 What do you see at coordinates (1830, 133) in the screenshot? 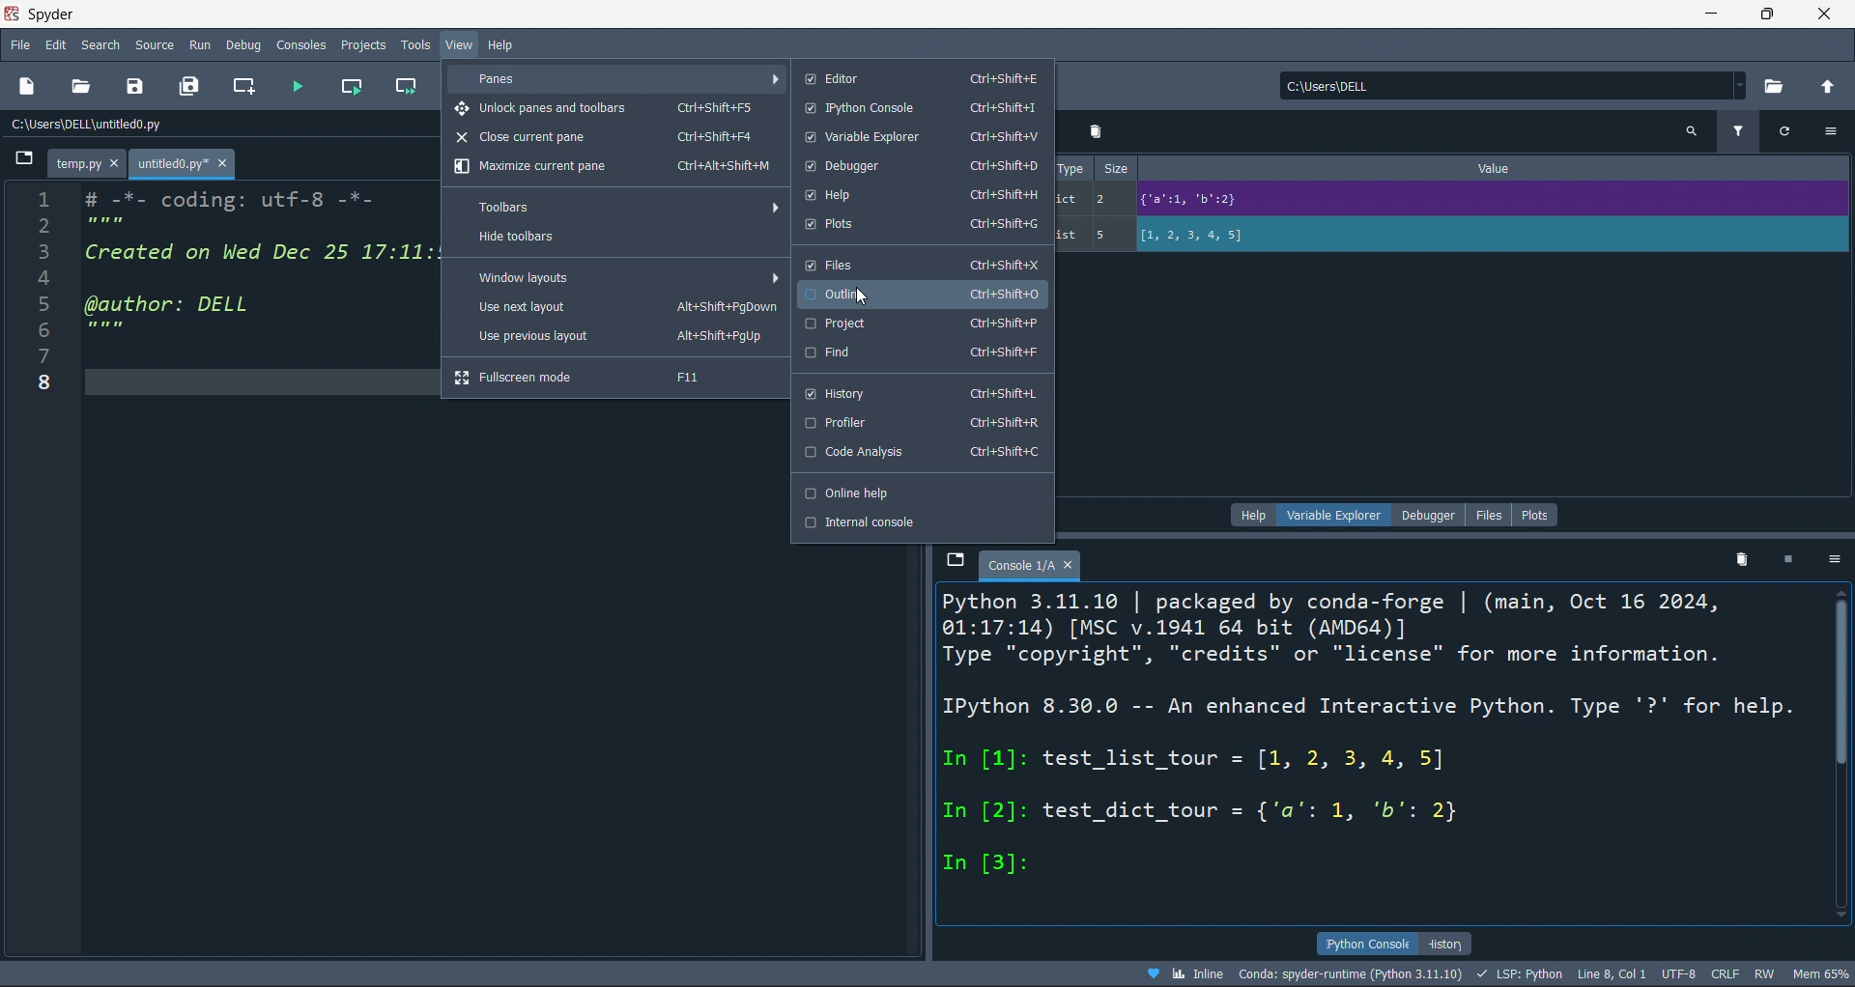
I see `more options` at bounding box center [1830, 133].